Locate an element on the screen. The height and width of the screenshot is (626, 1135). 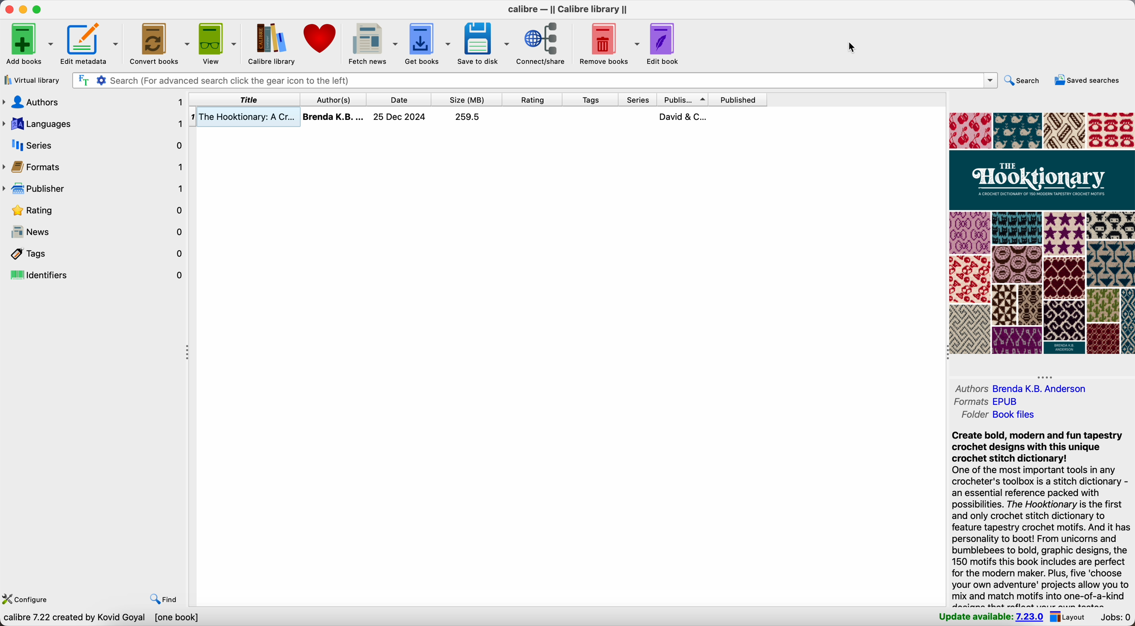
date is located at coordinates (398, 99).